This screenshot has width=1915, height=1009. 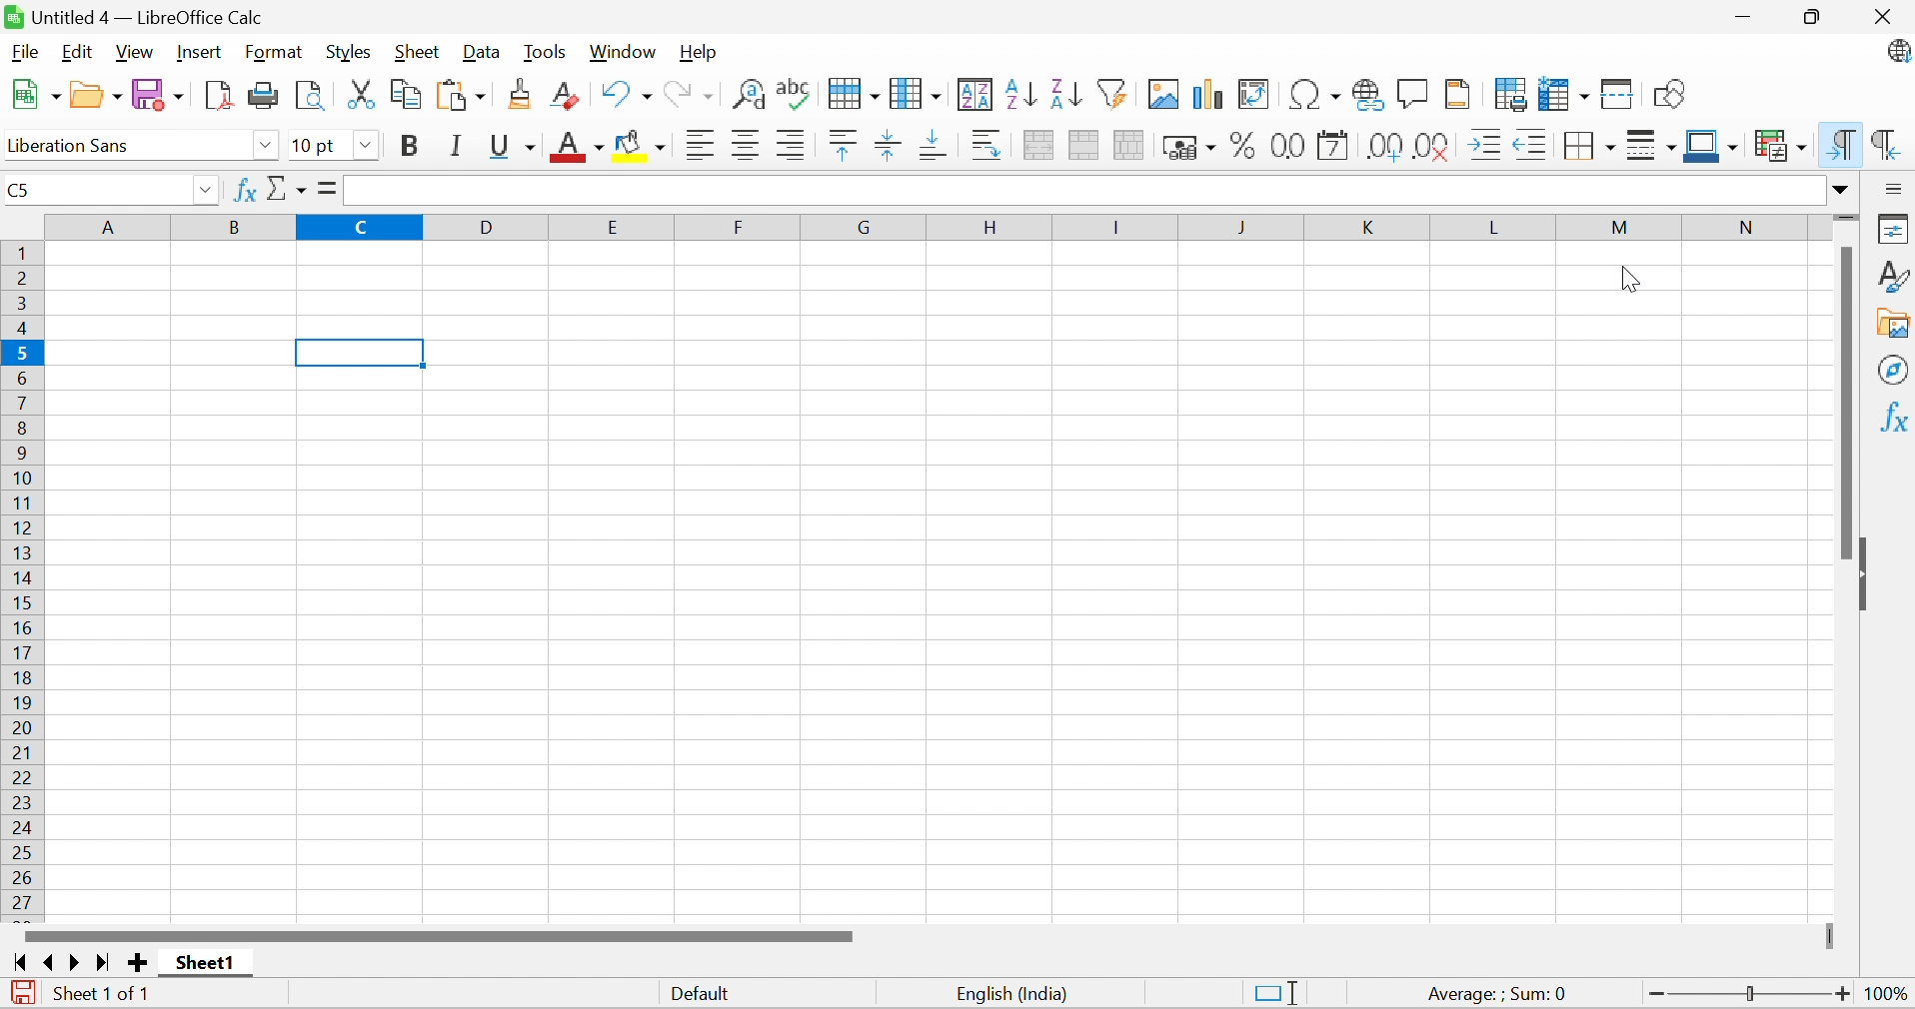 I want to click on Insert image, so click(x=1164, y=95).